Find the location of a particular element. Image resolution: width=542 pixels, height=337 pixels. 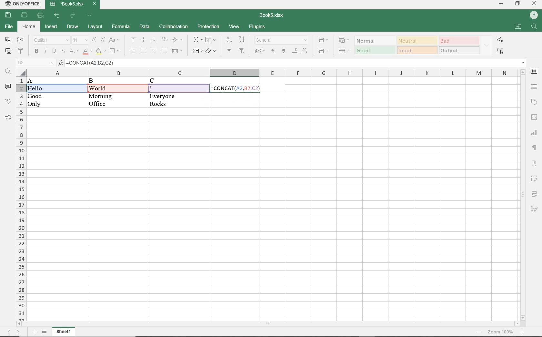

CLEAR is located at coordinates (211, 51).